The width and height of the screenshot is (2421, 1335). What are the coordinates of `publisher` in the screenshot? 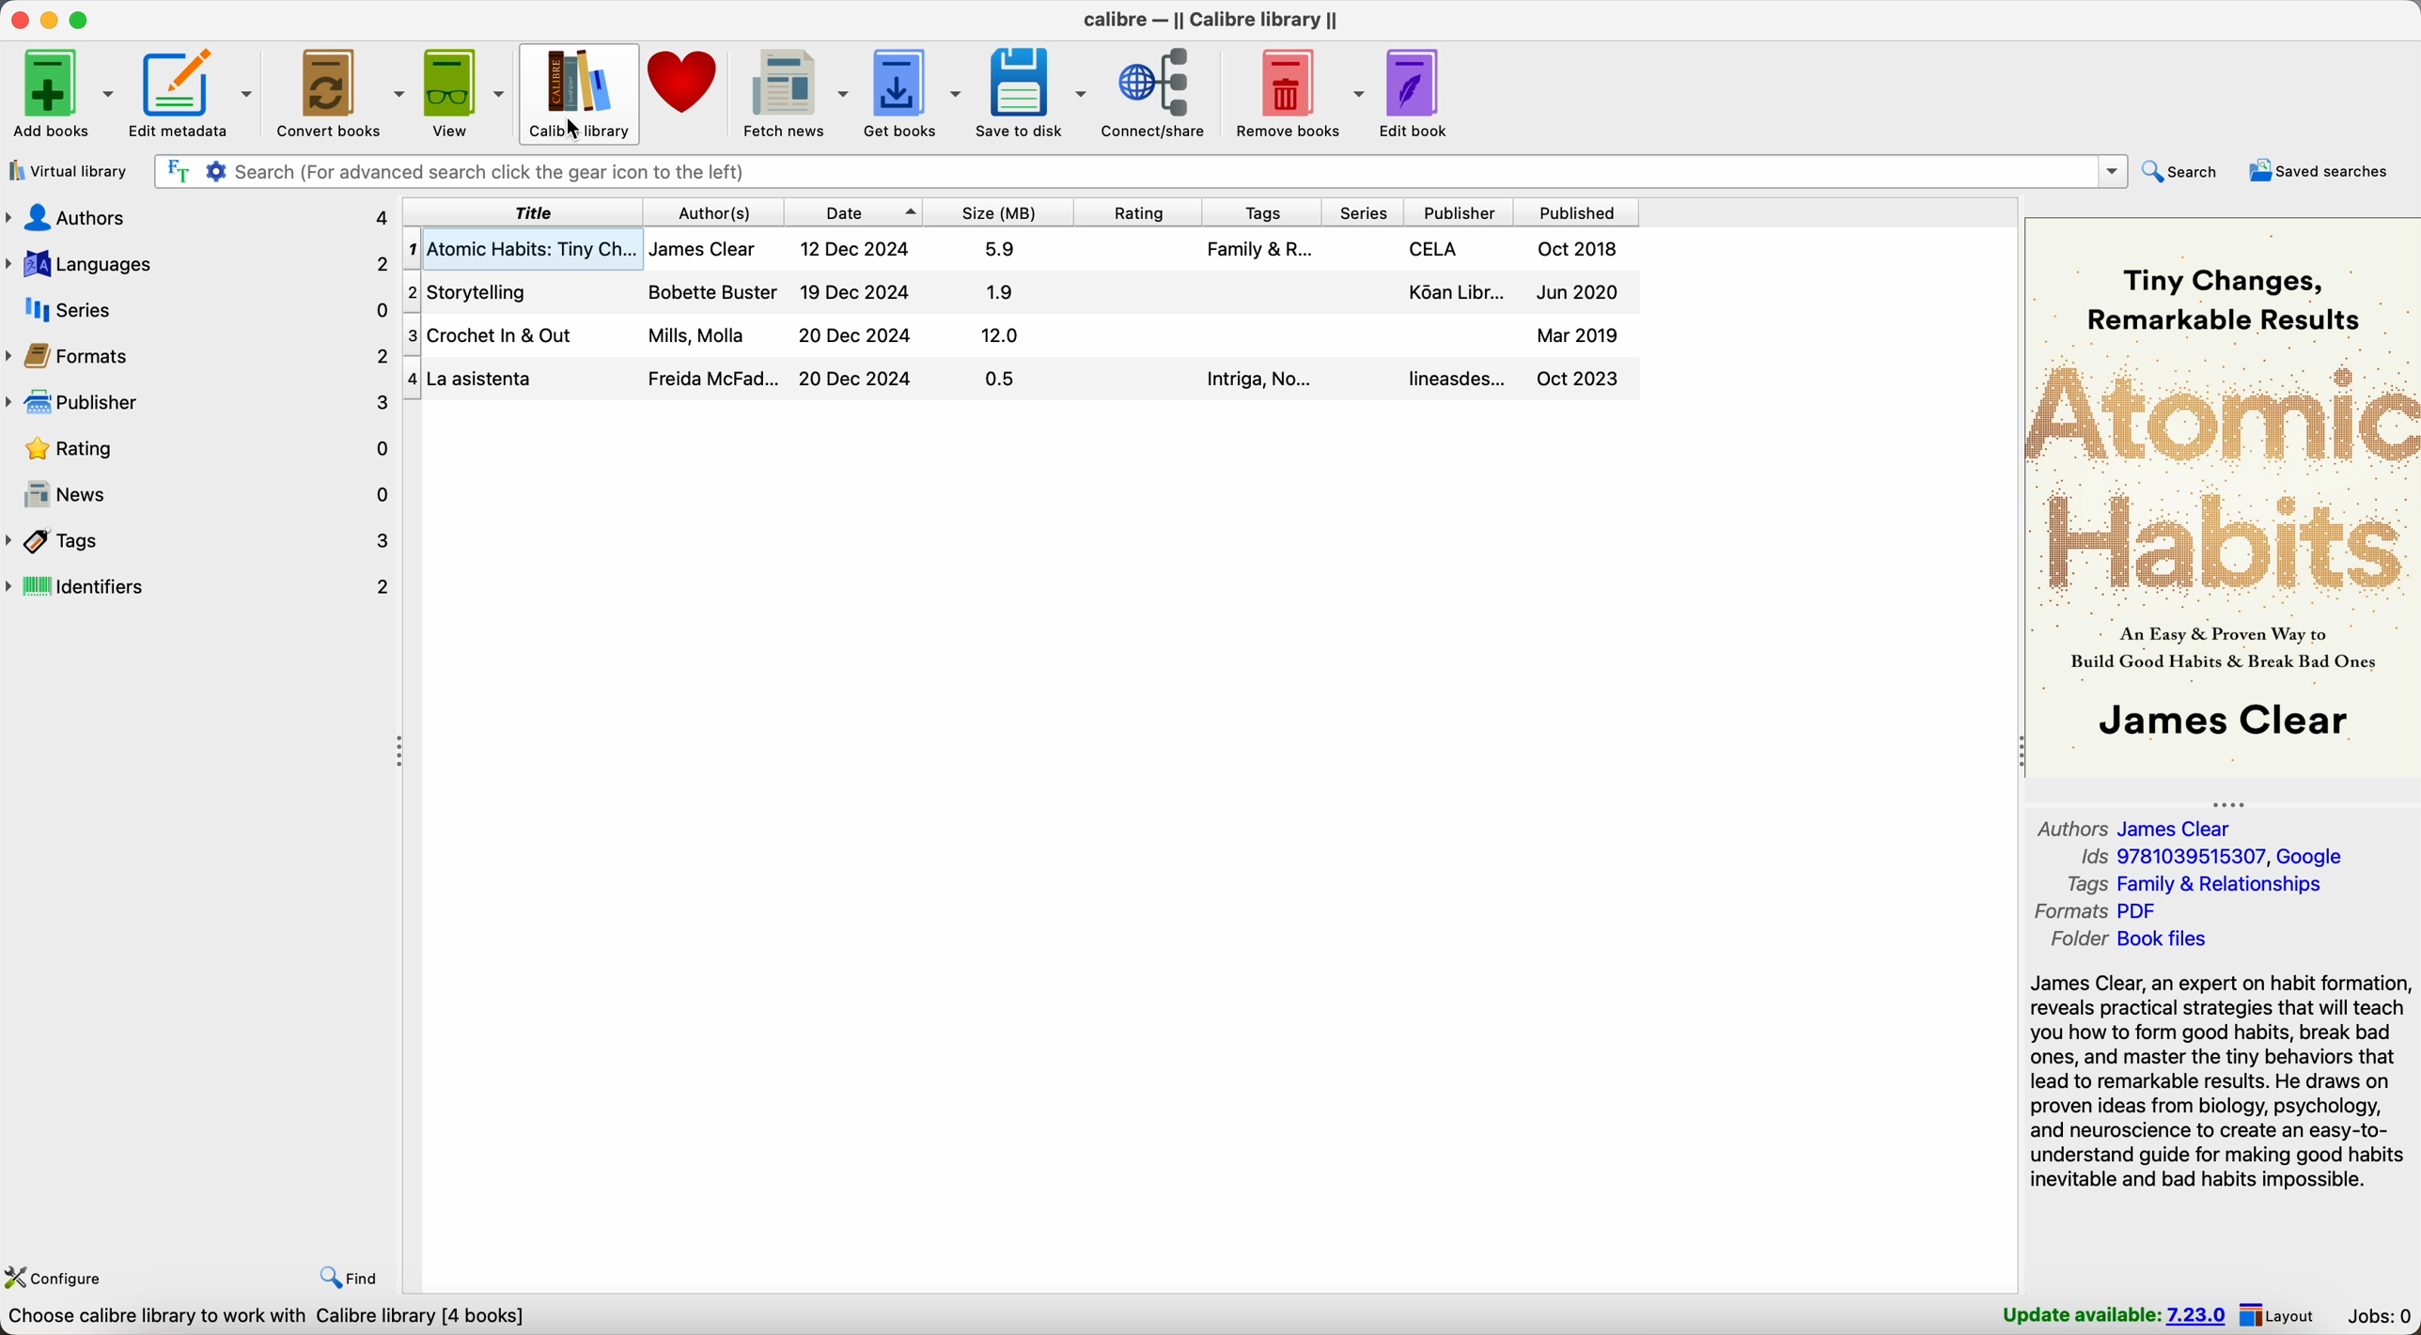 It's located at (1460, 213).